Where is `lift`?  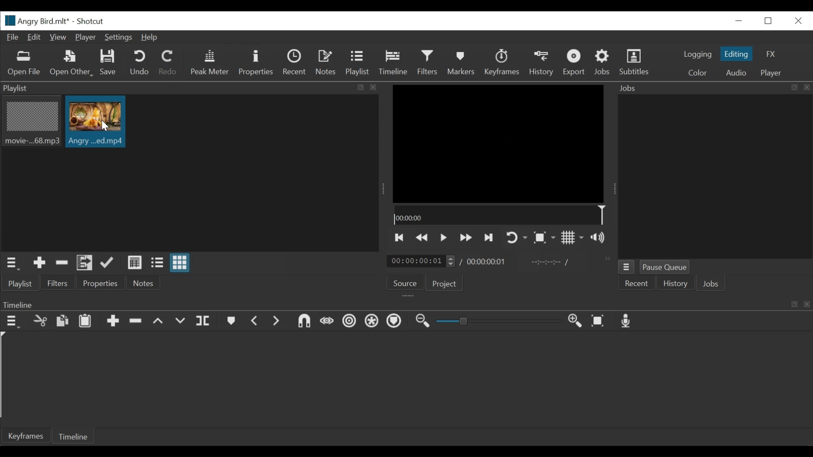 lift is located at coordinates (158, 322).